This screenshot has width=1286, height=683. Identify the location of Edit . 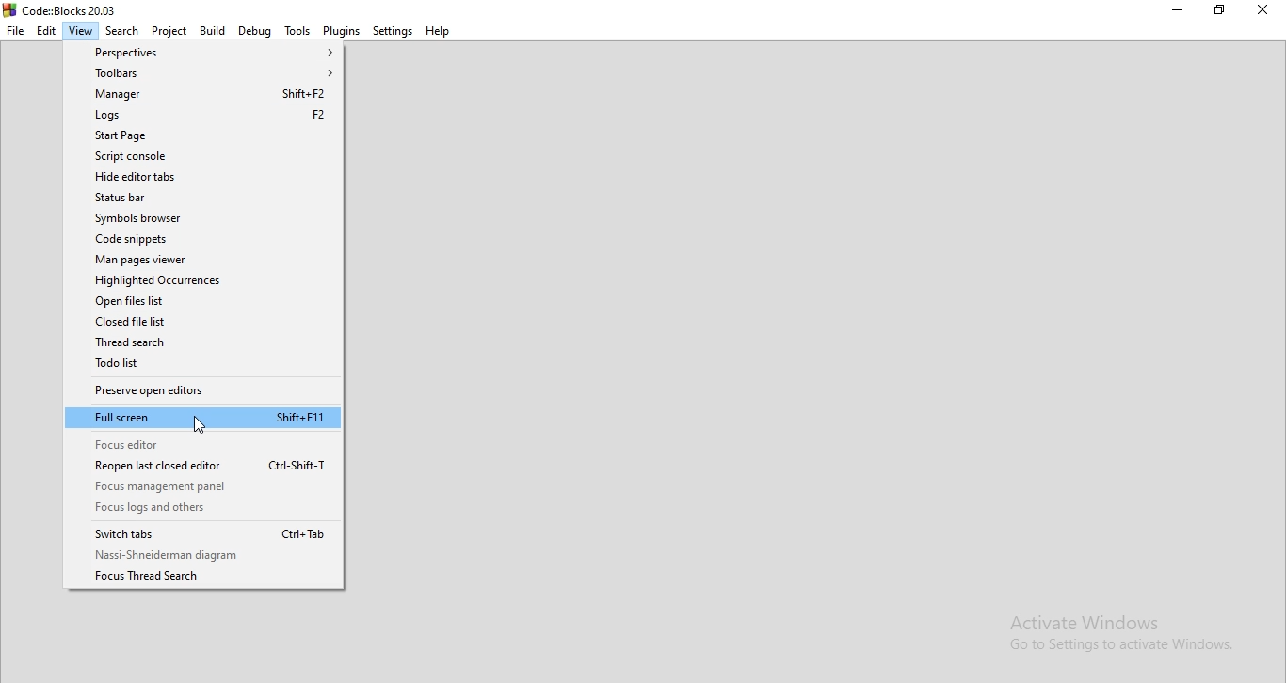
(46, 32).